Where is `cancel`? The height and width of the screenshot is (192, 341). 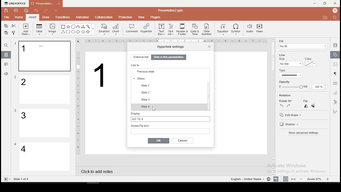
cancel is located at coordinates (183, 141).